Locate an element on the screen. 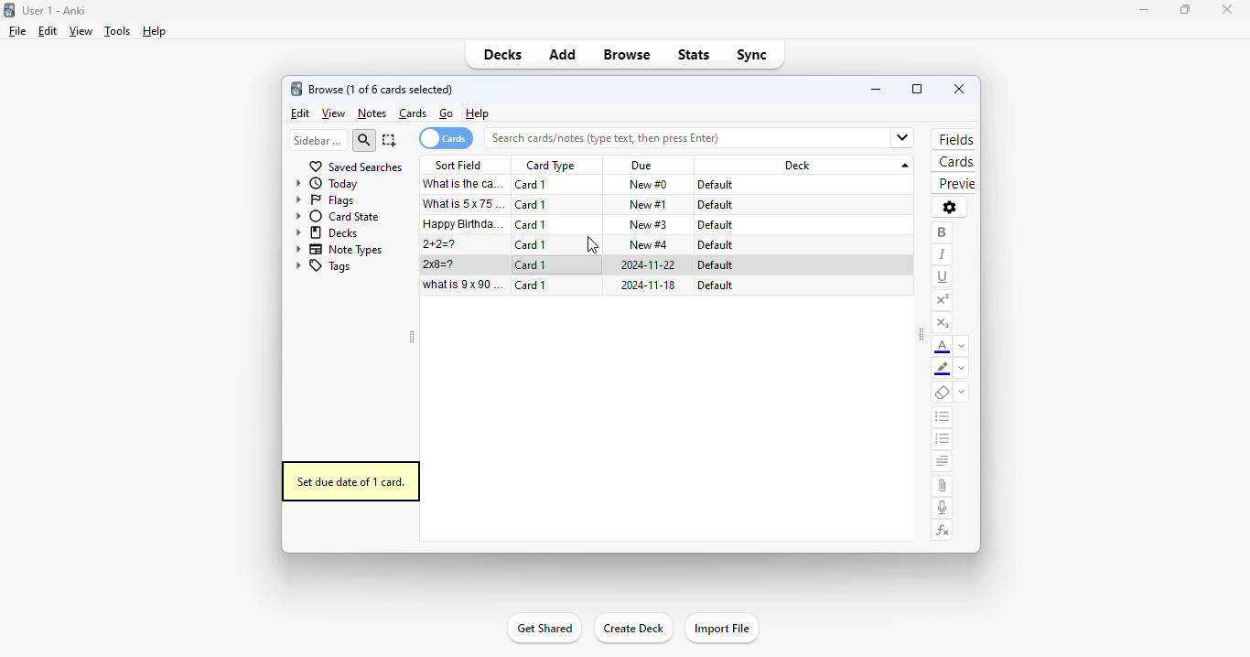  change color is located at coordinates (962, 346).